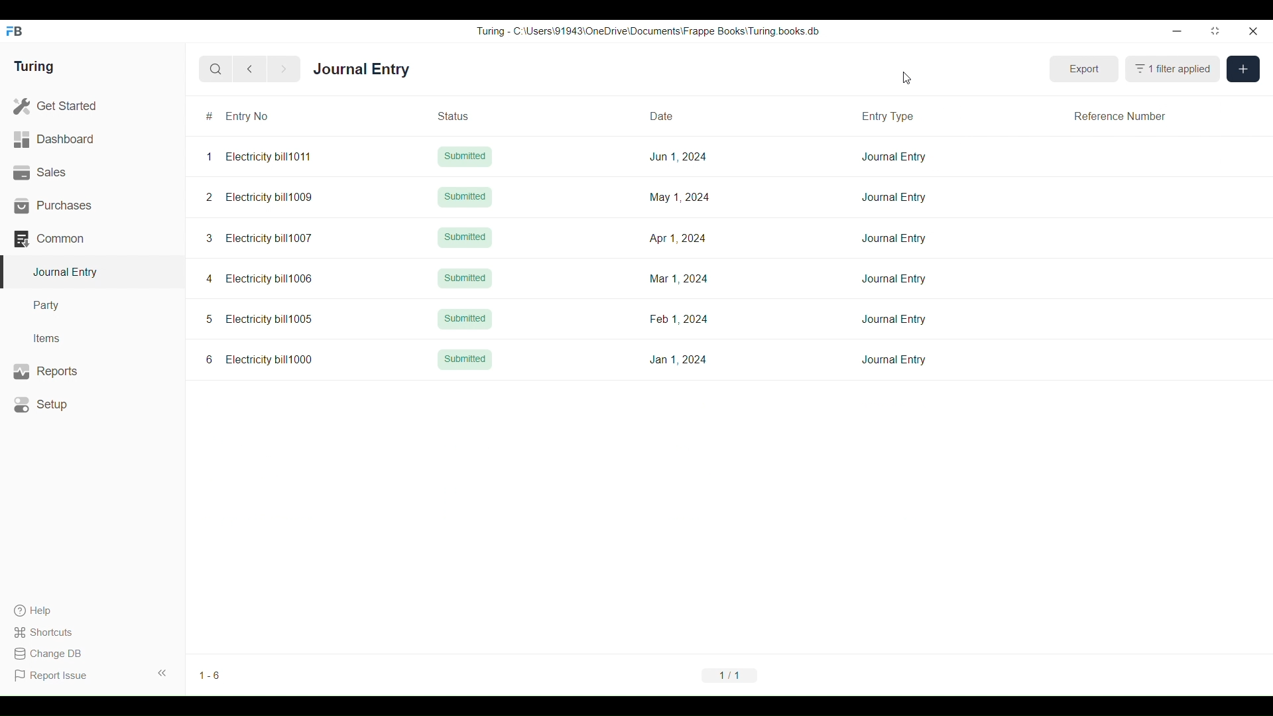 This screenshot has height=716, width=1273. I want to click on Items, so click(93, 339).